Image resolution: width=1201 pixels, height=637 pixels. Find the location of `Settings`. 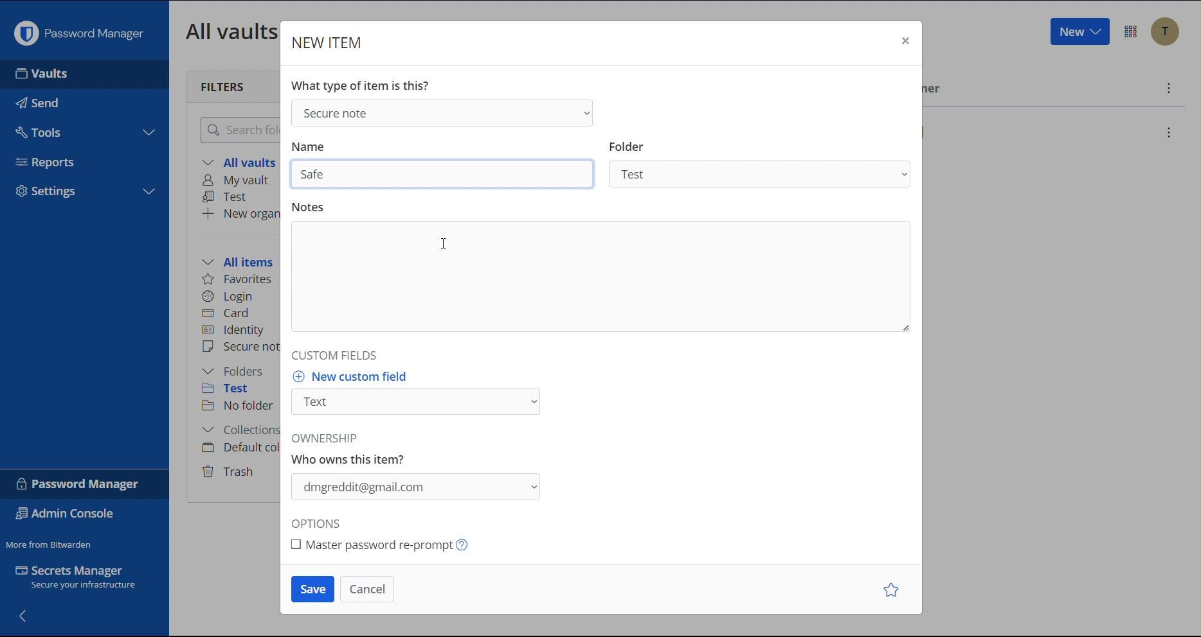

Settings is located at coordinates (85, 191).